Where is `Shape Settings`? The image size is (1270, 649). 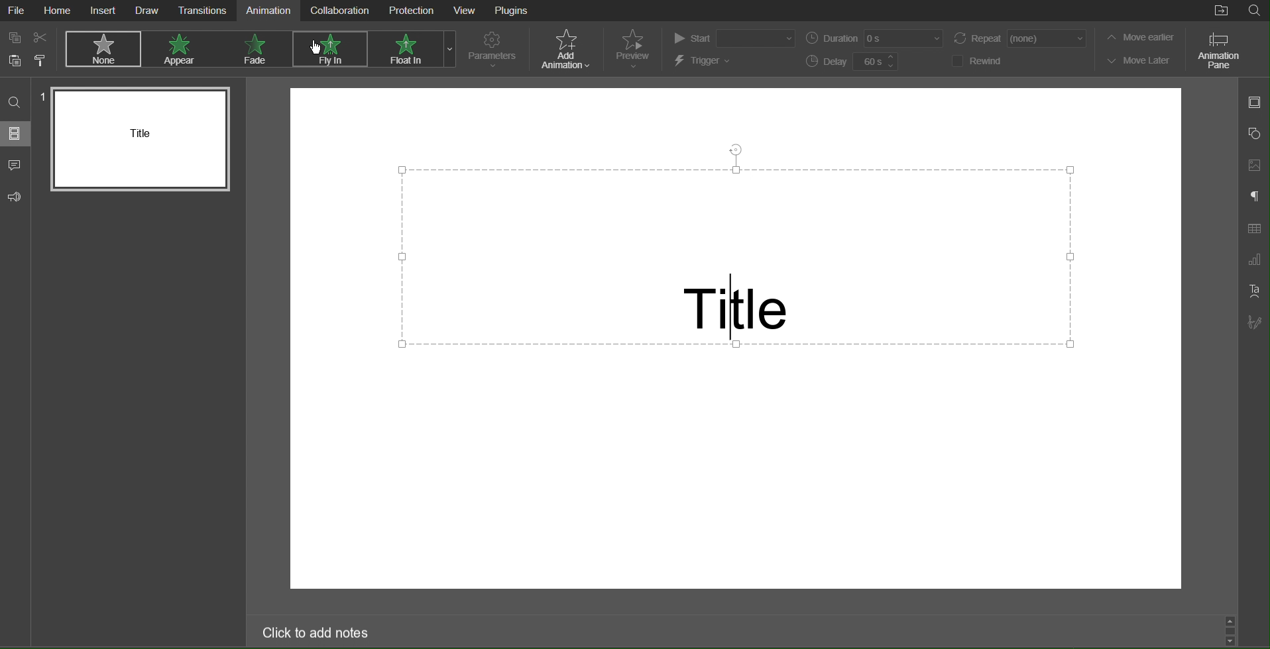 Shape Settings is located at coordinates (1255, 132).